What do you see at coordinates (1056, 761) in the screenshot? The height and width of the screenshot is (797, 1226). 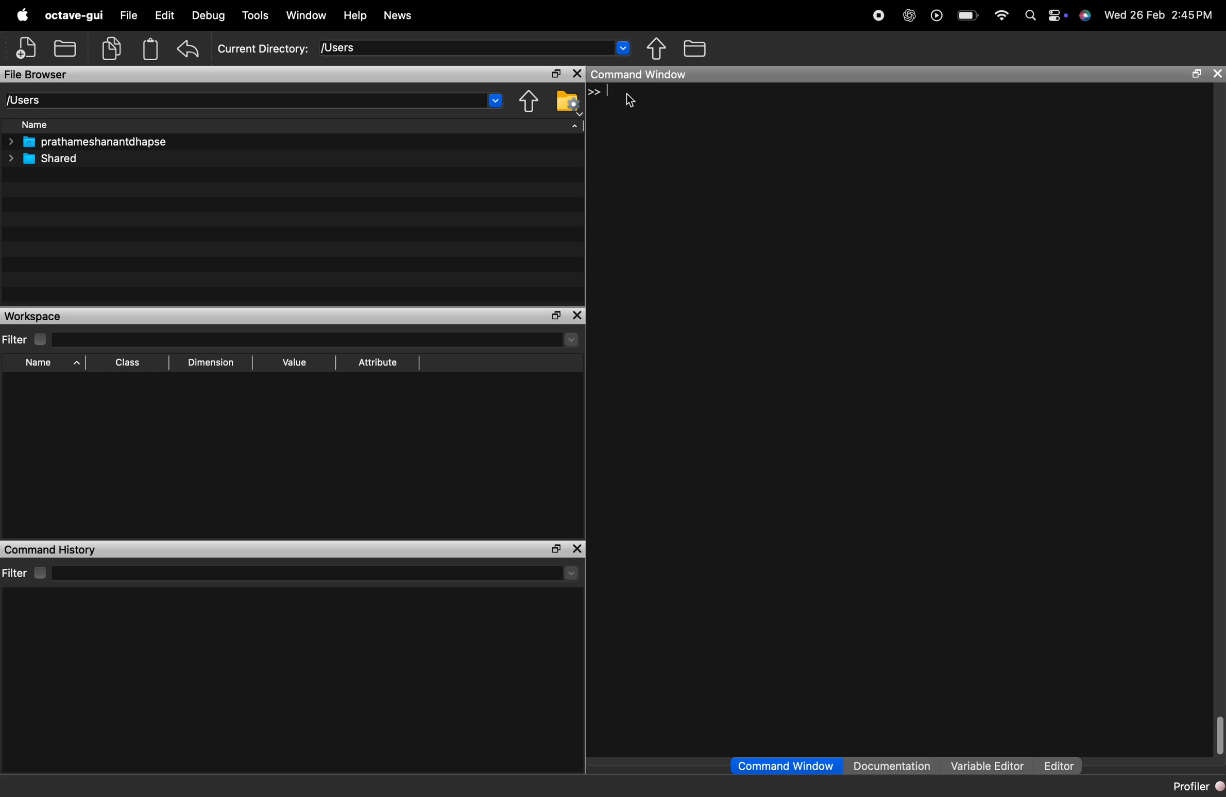 I see `Editor` at bounding box center [1056, 761].